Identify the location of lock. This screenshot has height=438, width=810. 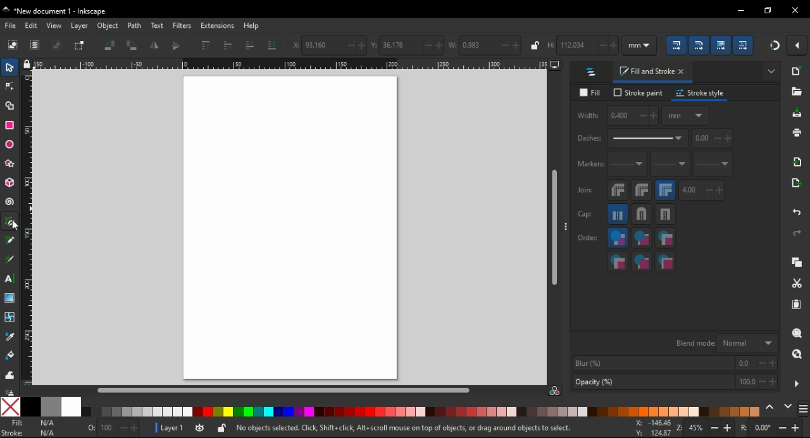
(534, 46).